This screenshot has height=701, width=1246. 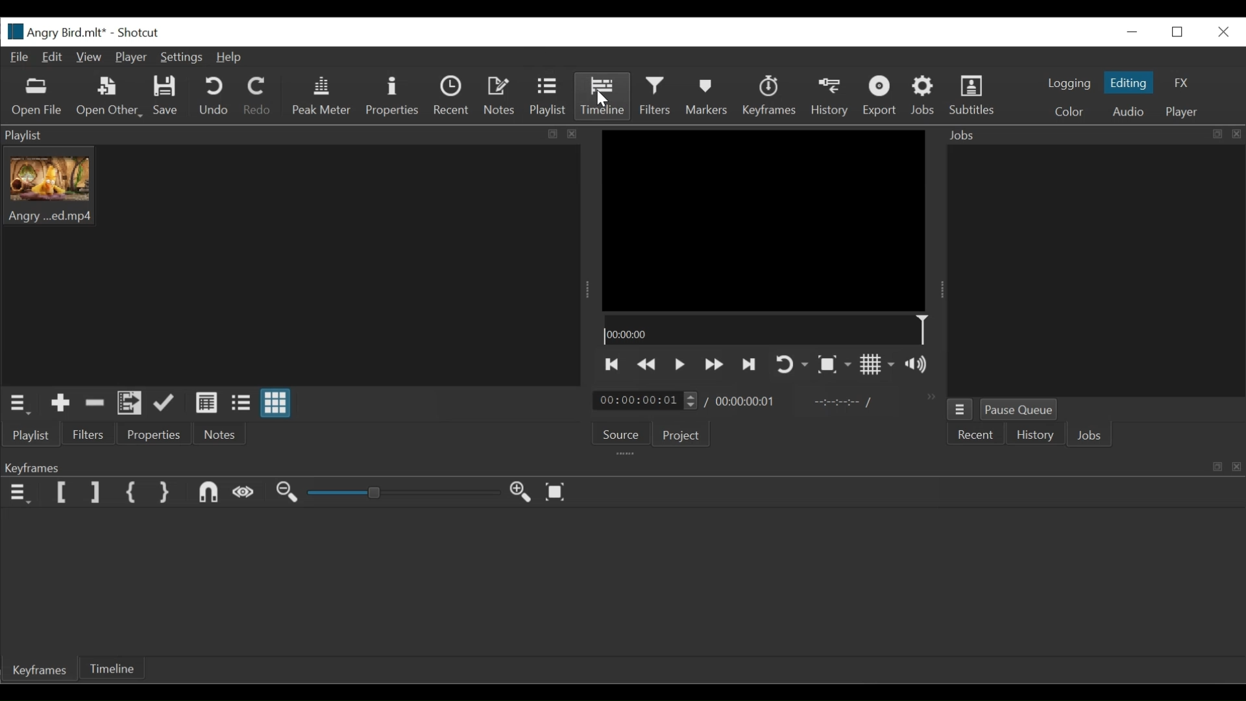 What do you see at coordinates (842, 402) in the screenshot?
I see `In point` at bounding box center [842, 402].